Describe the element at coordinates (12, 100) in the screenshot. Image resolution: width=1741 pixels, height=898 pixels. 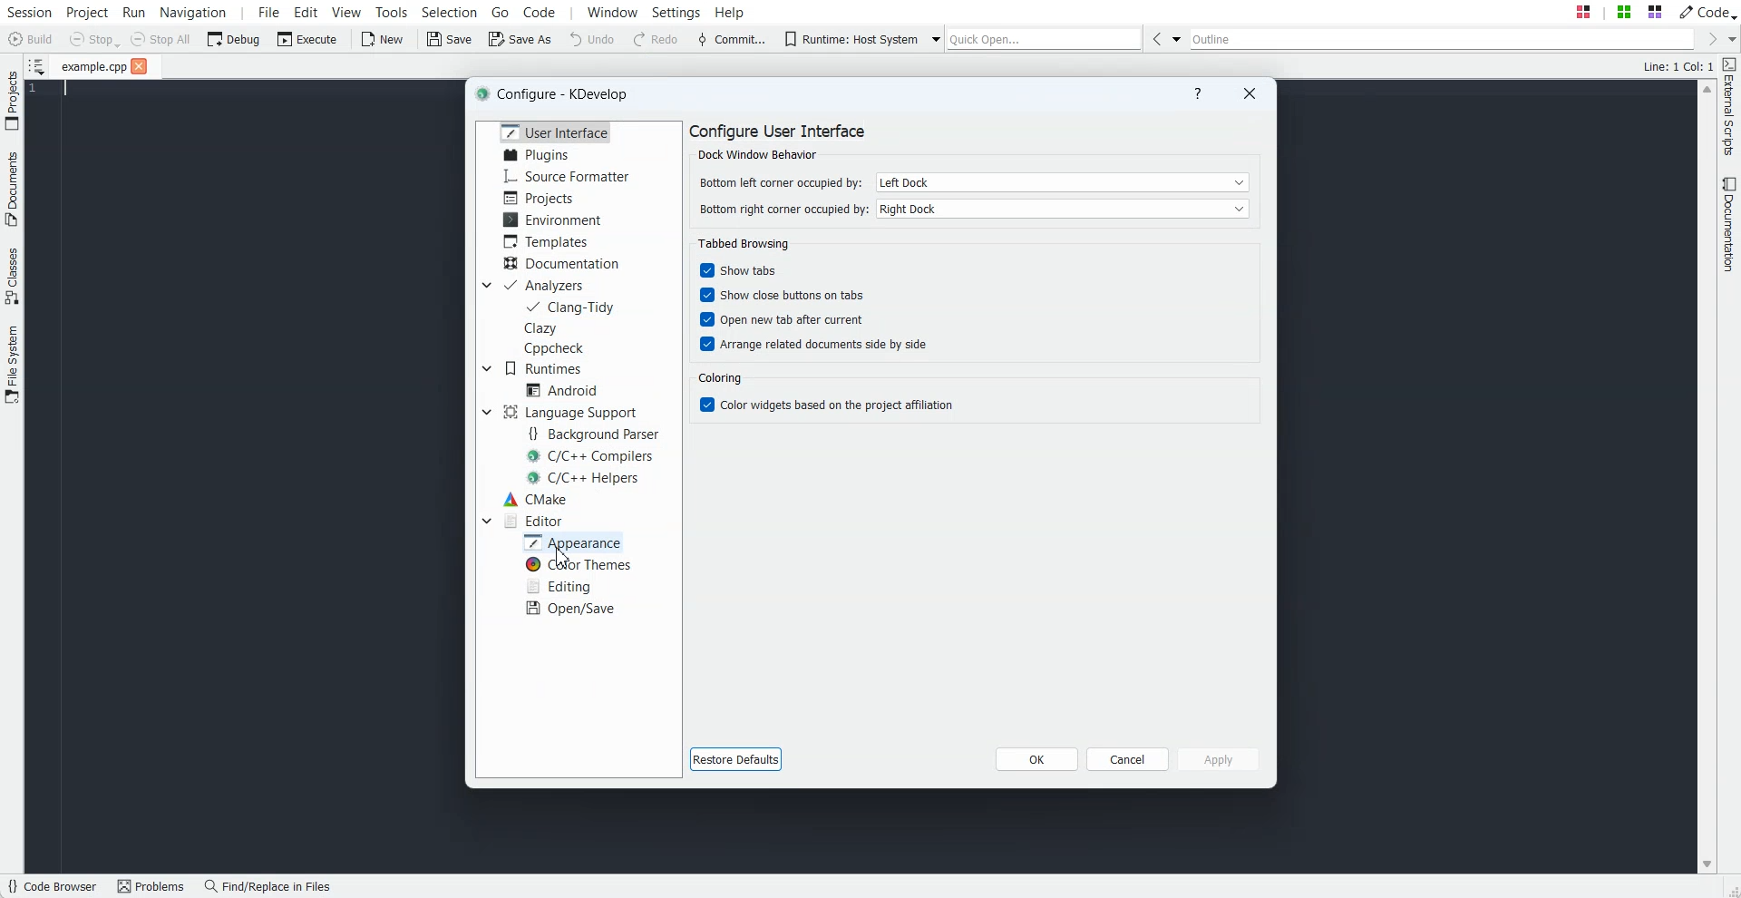
I see `Projects` at that location.